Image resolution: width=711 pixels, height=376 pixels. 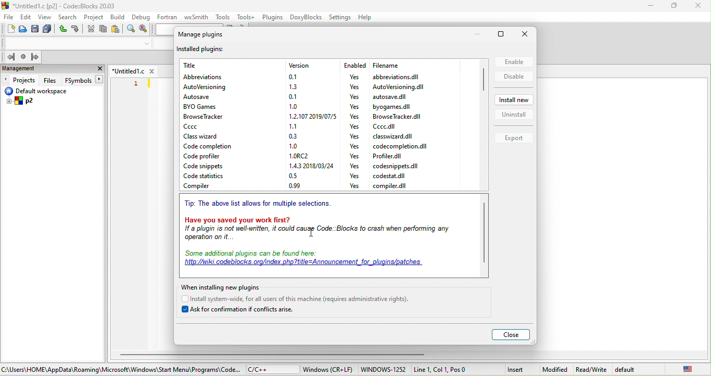 What do you see at coordinates (340, 18) in the screenshot?
I see `settings` at bounding box center [340, 18].